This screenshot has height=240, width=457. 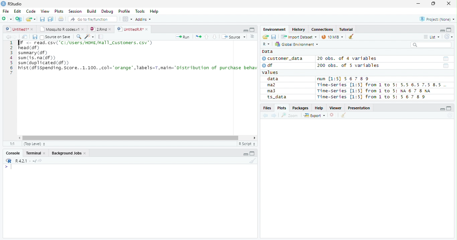 I want to click on Restore Down, so click(x=434, y=4).